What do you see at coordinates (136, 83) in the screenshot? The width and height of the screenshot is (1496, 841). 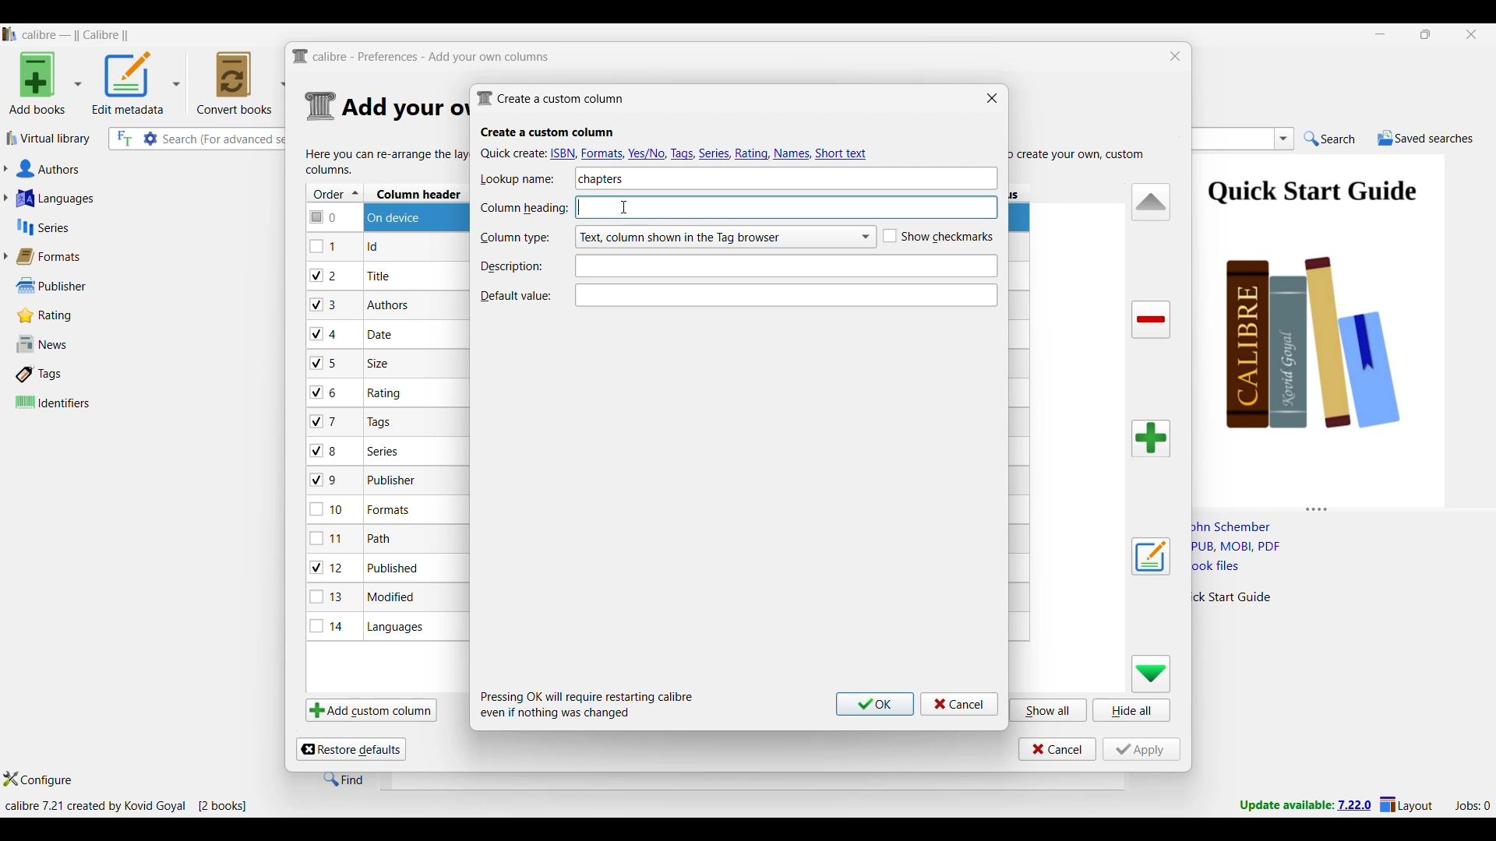 I see `Options to edit metadata` at bounding box center [136, 83].